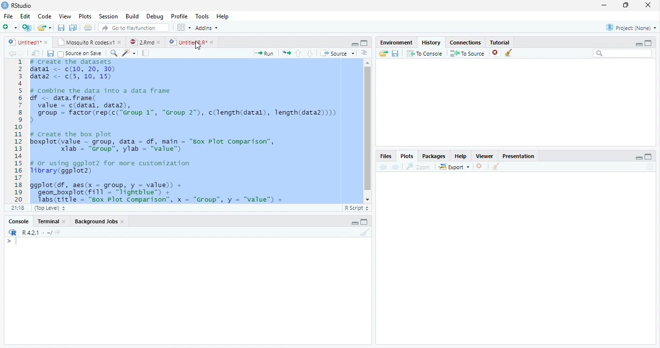 The image size is (660, 348). What do you see at coordinates (123, 221) in the screenshot?
I see `close` at bounding box center [123, 221].